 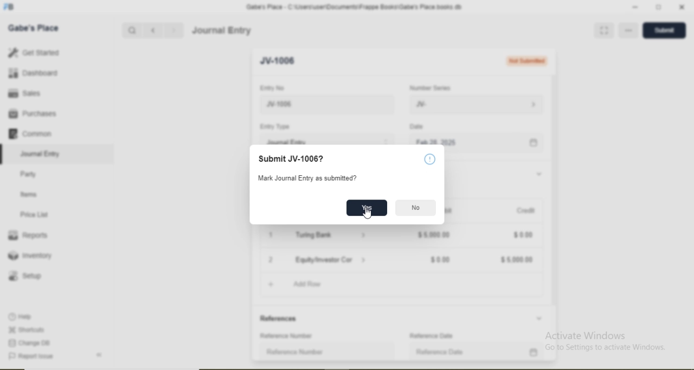 What do you see at coordinates (441, 260) in the screenshot?
I see `$0.00` at bounding box center [441, 260].